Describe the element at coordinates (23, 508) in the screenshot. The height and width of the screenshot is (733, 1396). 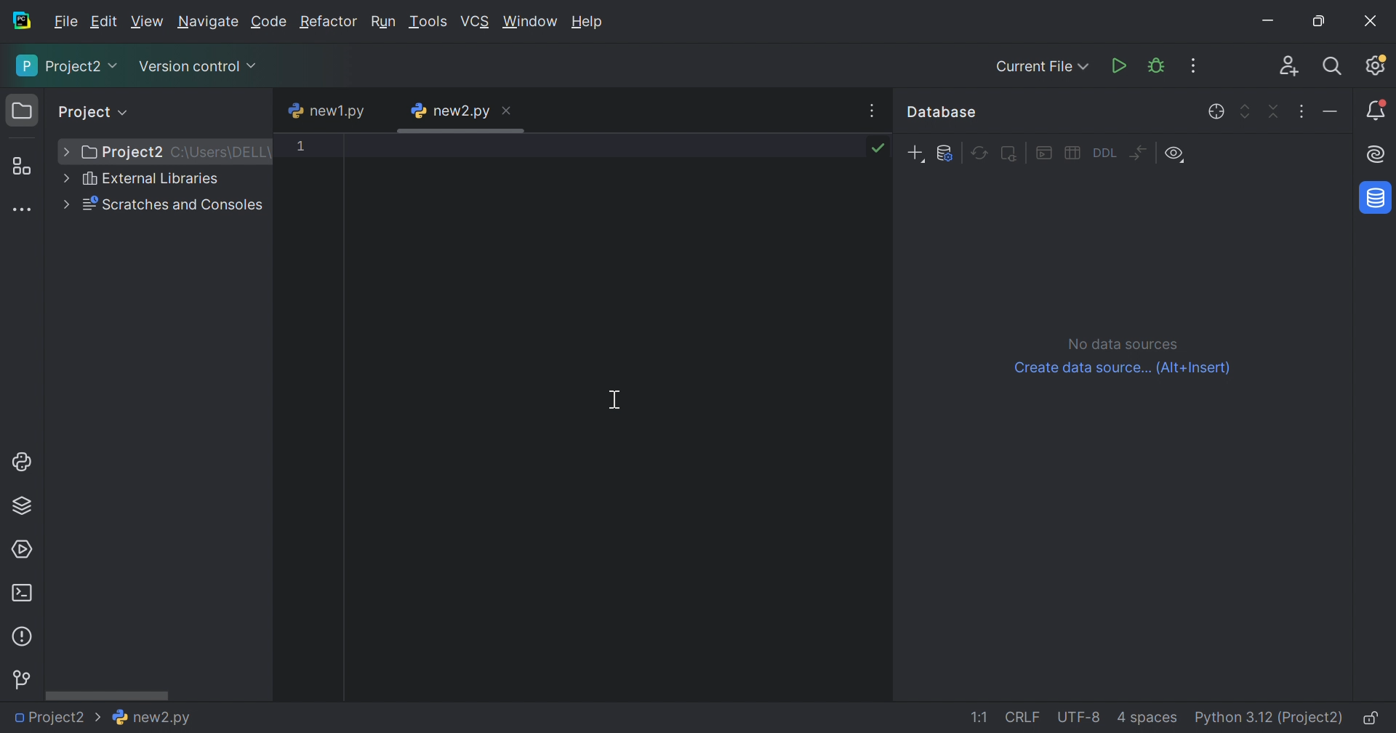
I see `Python Packages` at that location.